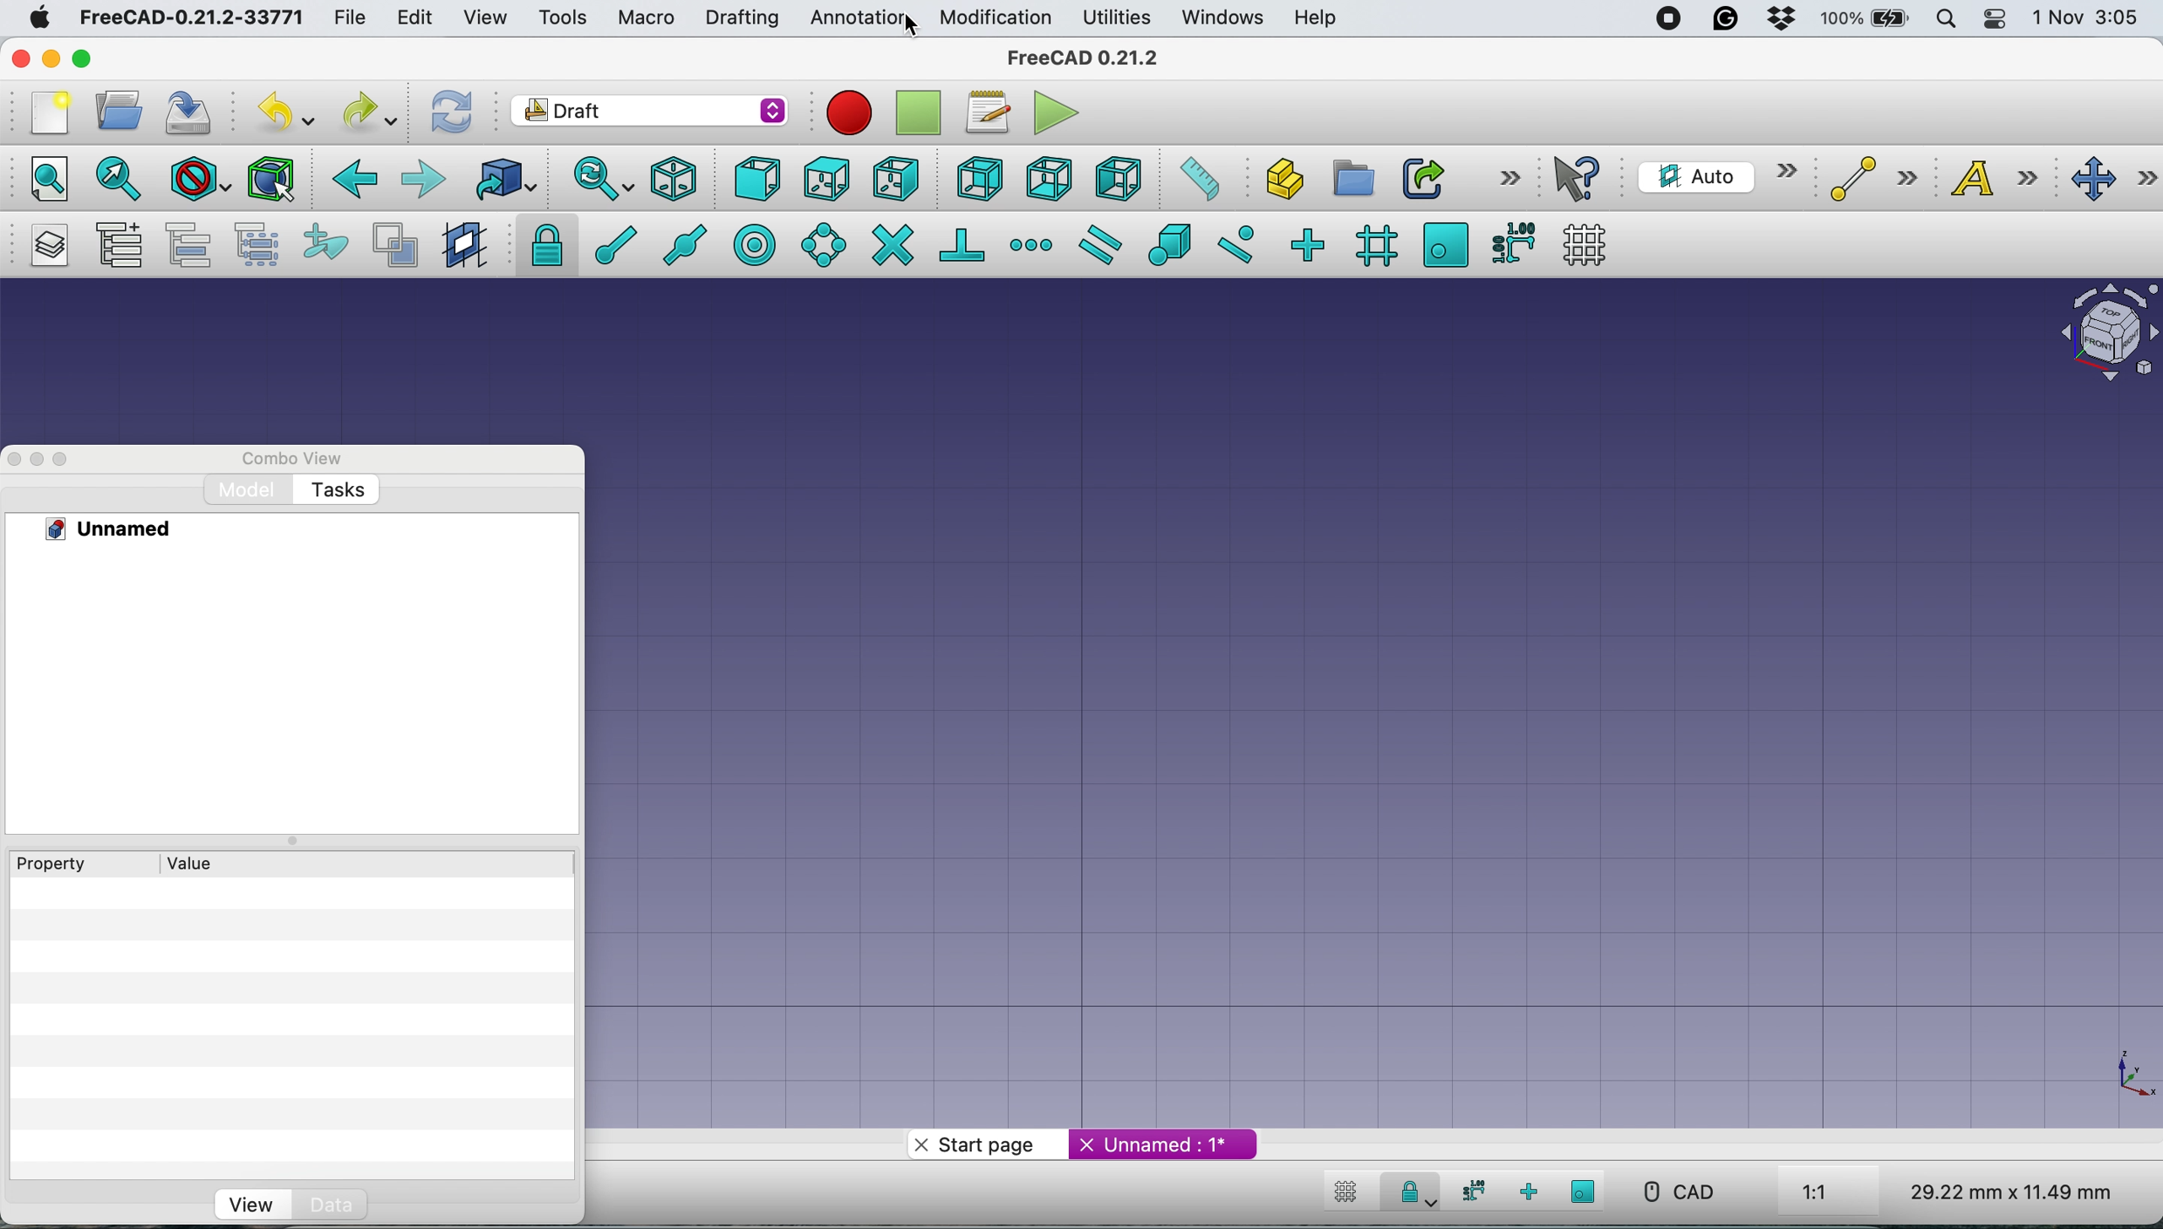  I want to click on fit all, so click(49, 179).